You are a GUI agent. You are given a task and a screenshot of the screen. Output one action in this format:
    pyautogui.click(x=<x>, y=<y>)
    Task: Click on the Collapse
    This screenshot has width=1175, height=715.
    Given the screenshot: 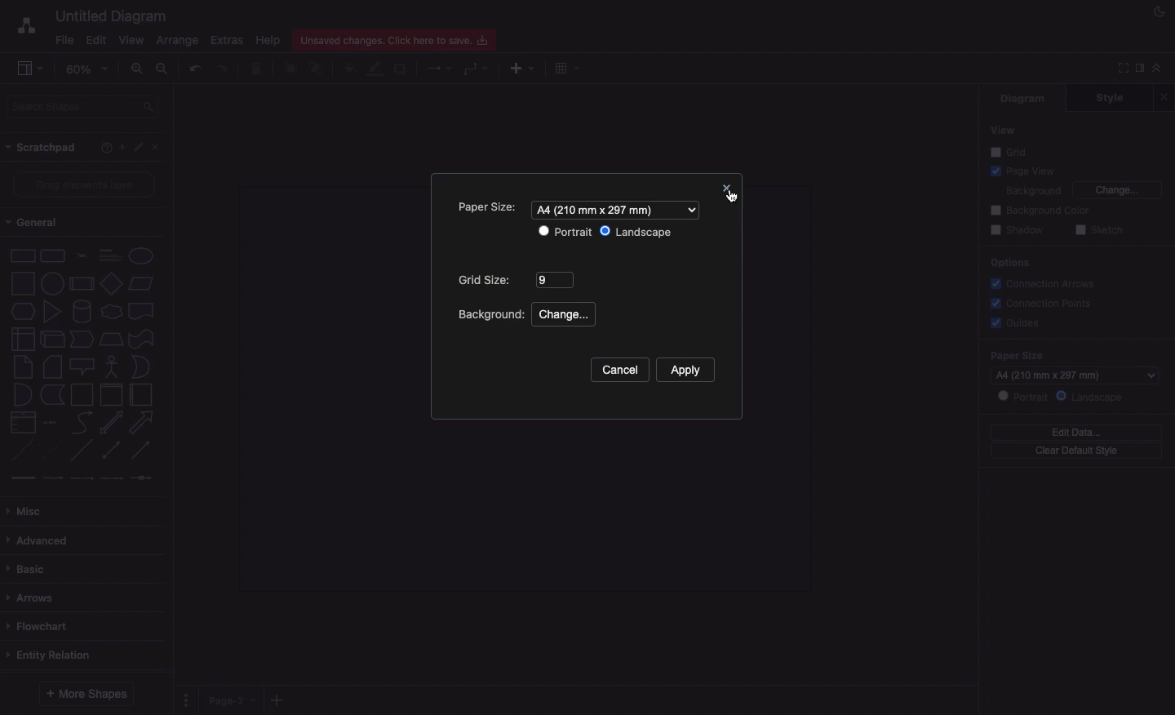 What is the action you would take?
    pyautogui.click(x=1157, y=67)
    